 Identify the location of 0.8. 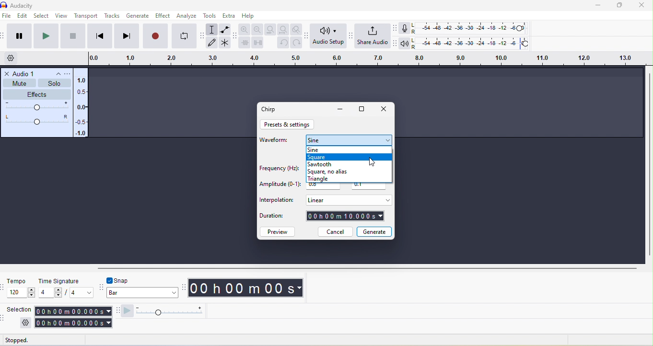
(323, 187).